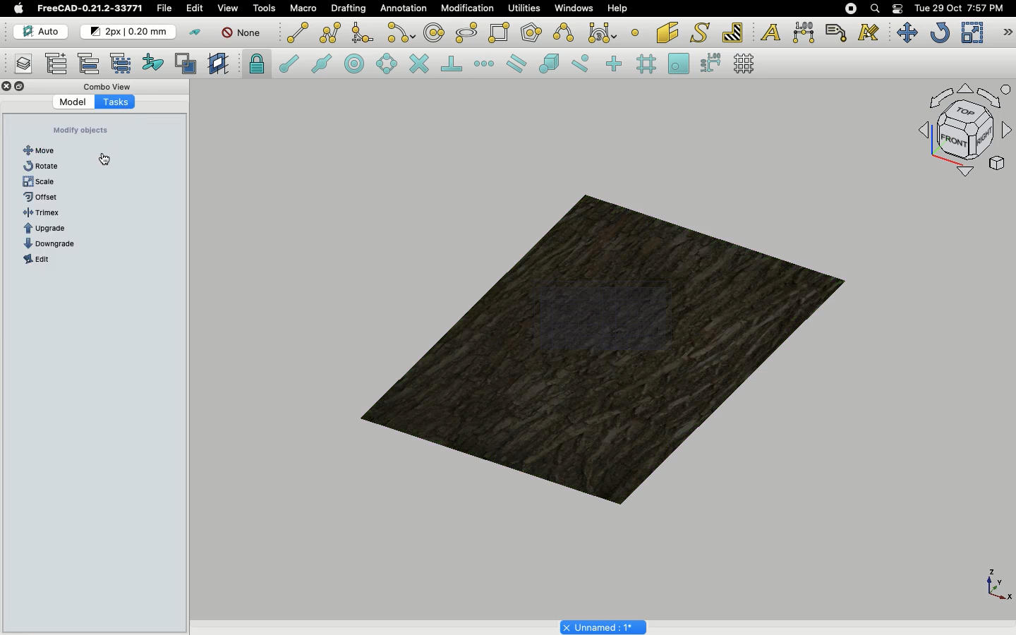  What do you see at coordinates (635, 31) in the screenshot?
I see `Point` at bounding box center [635, 31].